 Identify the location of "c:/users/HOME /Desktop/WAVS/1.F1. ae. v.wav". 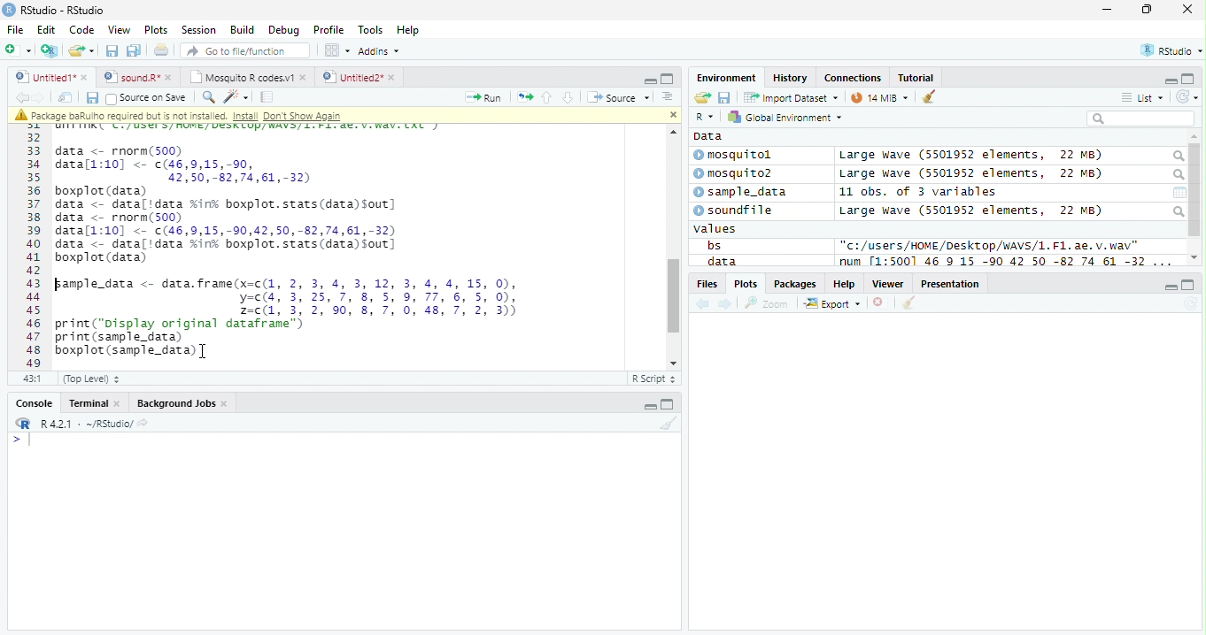
(990, 245).